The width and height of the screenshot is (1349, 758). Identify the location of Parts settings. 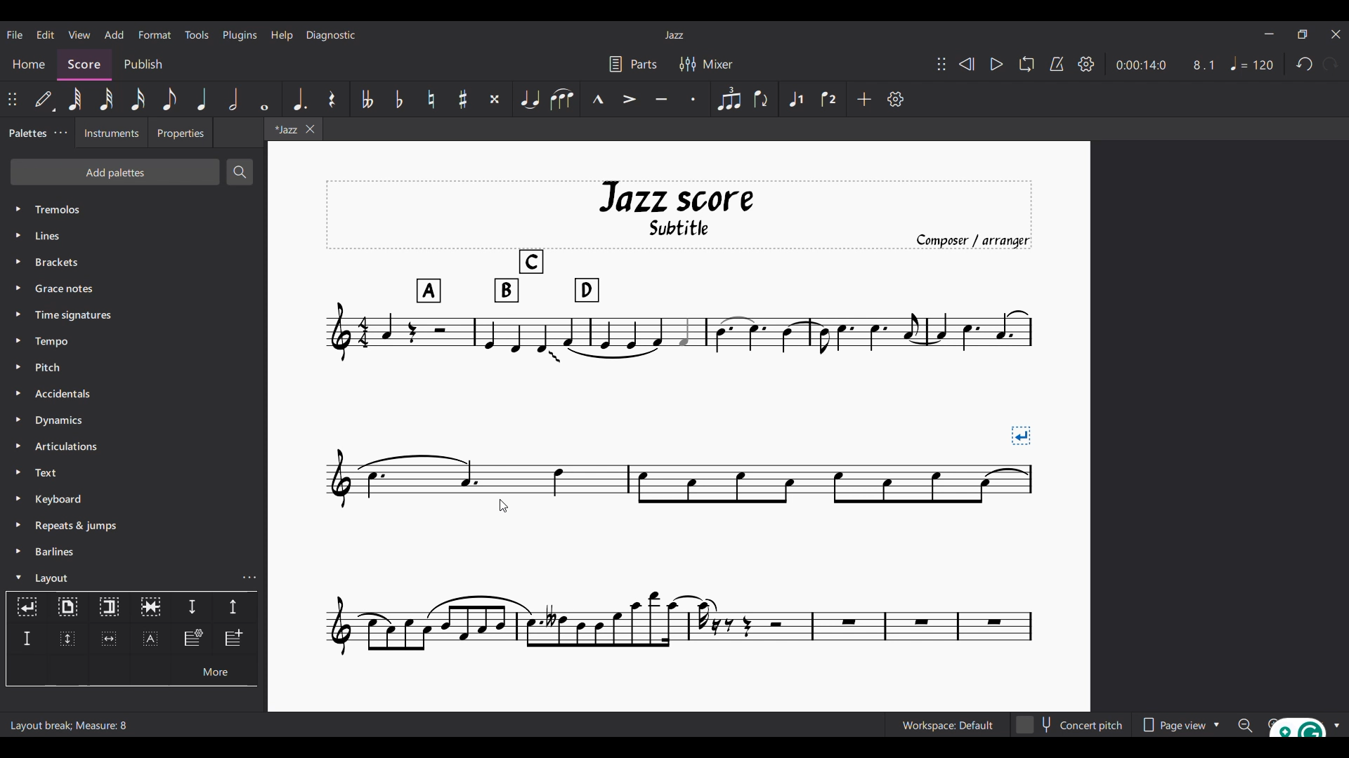
(633, 65).